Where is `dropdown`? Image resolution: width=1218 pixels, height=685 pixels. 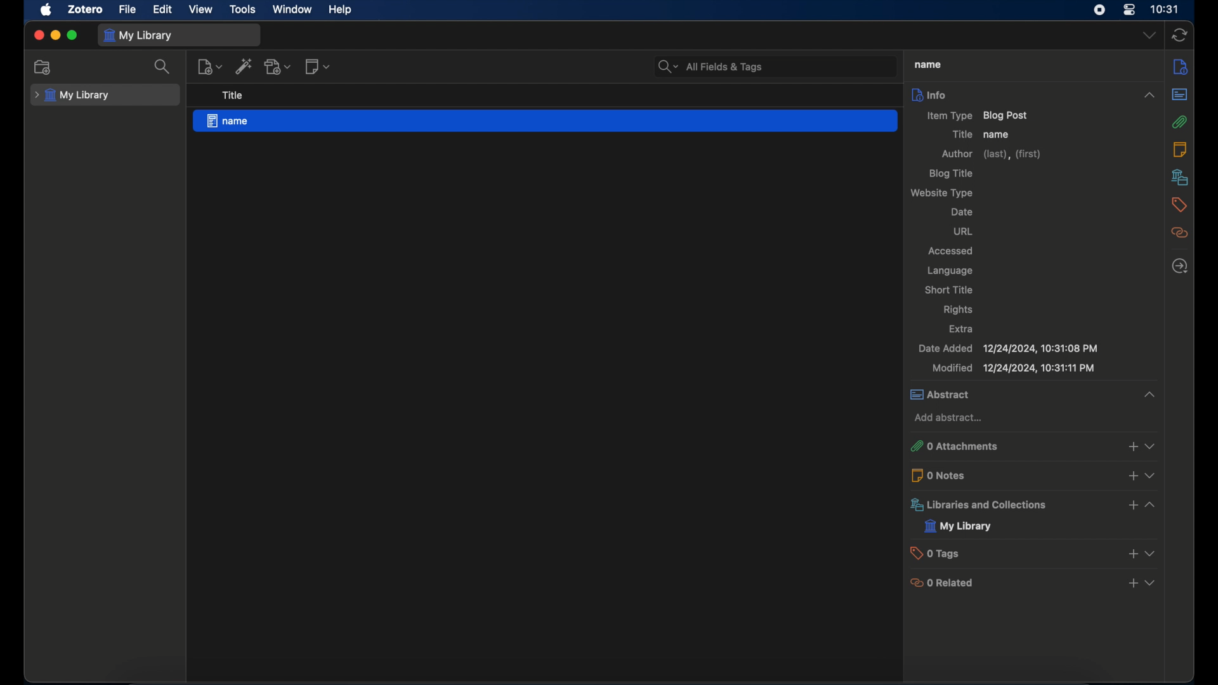
dropdown is located at coordinates (1149, 36).